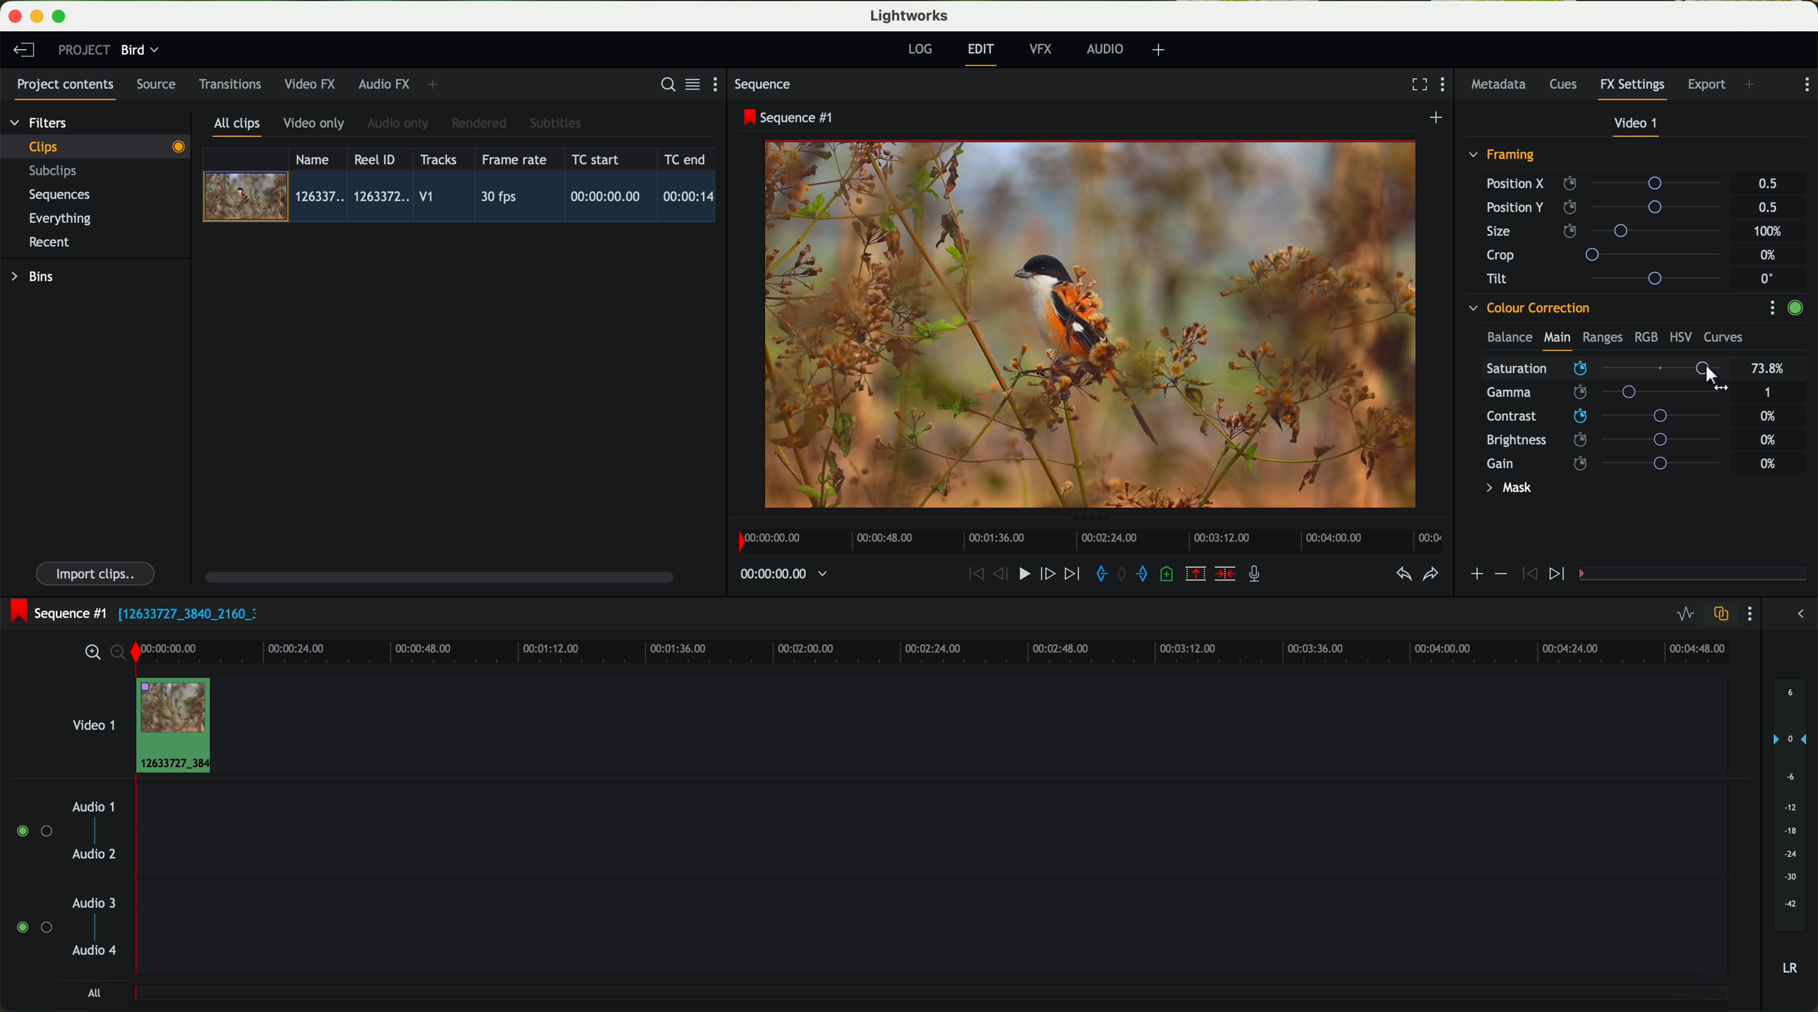  Describe the element at coordinates (1766, 207) in the screenshot. I see `0.5` at that location.